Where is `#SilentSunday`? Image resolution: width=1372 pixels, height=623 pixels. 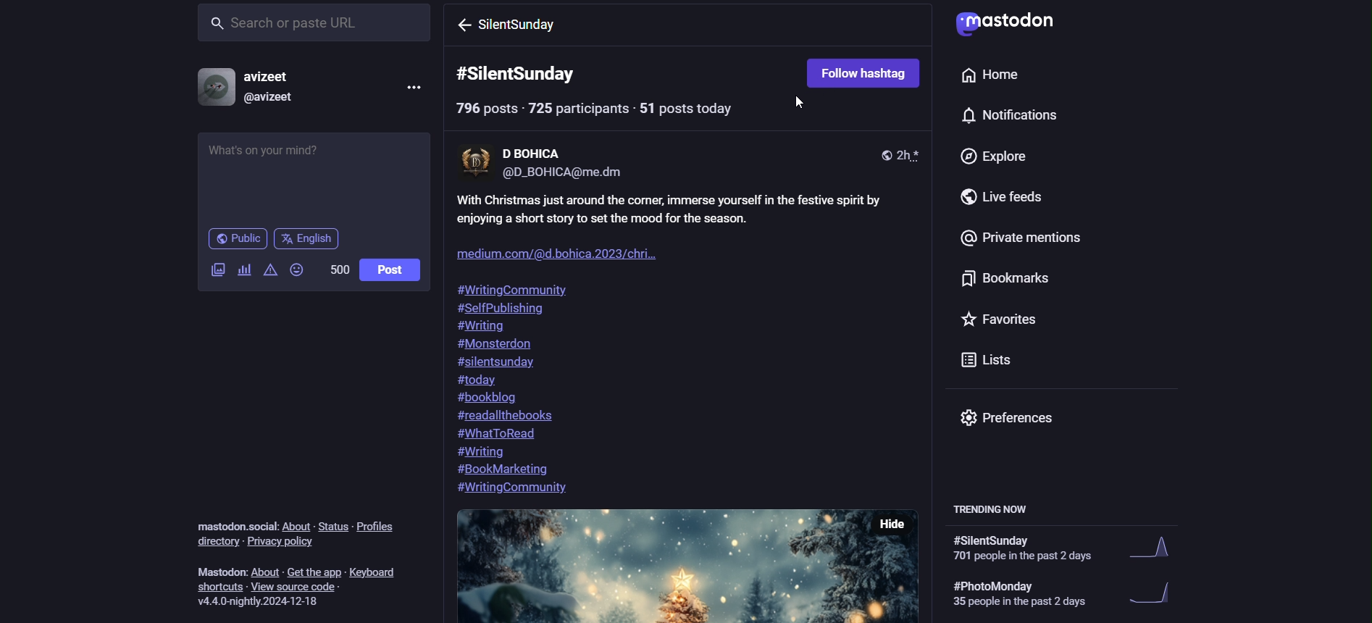
#SilentSunday is located at coordinates (520, 72).